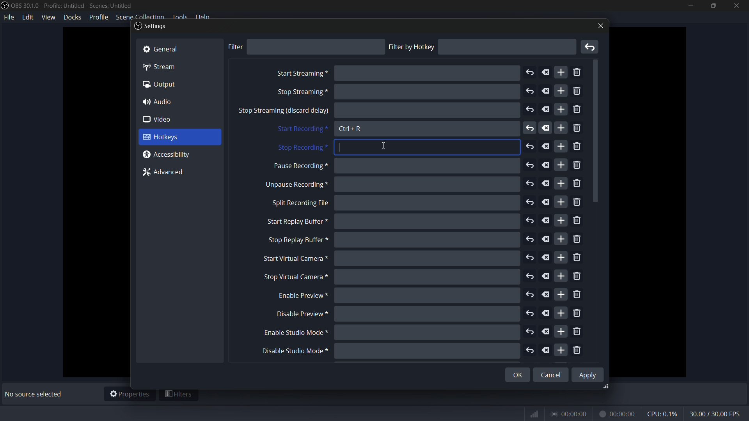 The image size is (749, 421). I want to click on stop virtual camera, so click(294, 277).